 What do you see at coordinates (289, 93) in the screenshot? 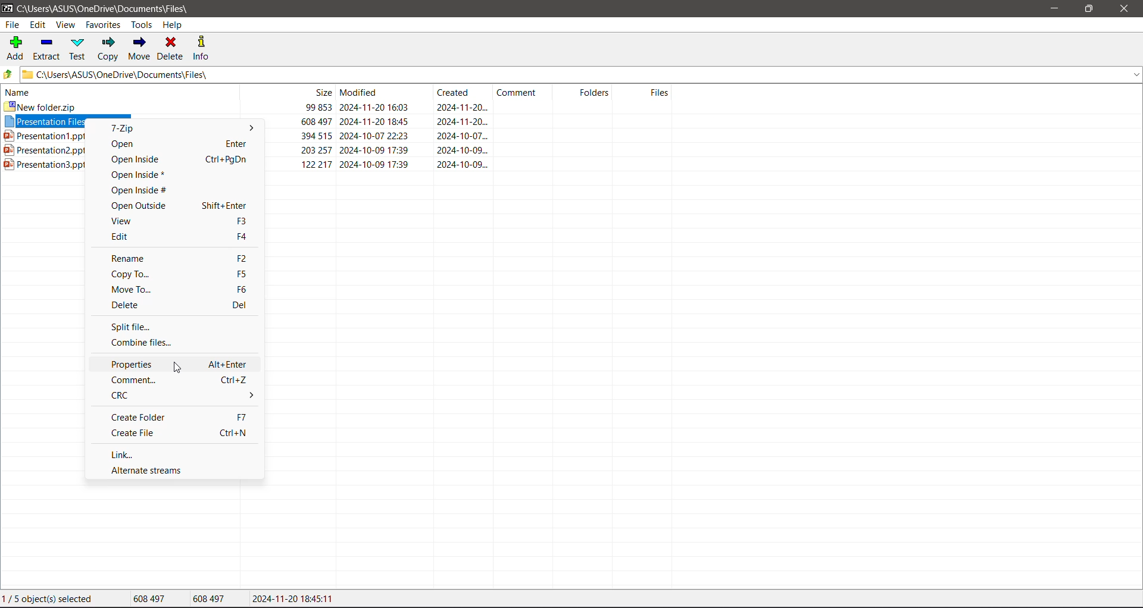
I see `Size` at bounding box center [289, 93].